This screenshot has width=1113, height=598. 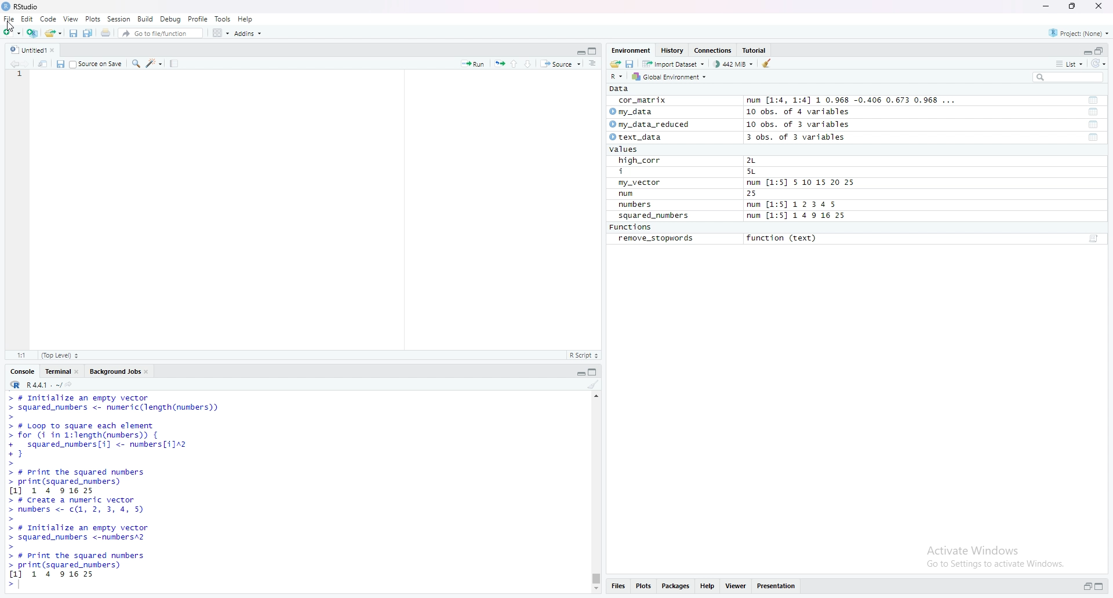 What do you see at coordinates (473, 64) in the screenshot?
I see `Run` at bounding box center [473, 64].